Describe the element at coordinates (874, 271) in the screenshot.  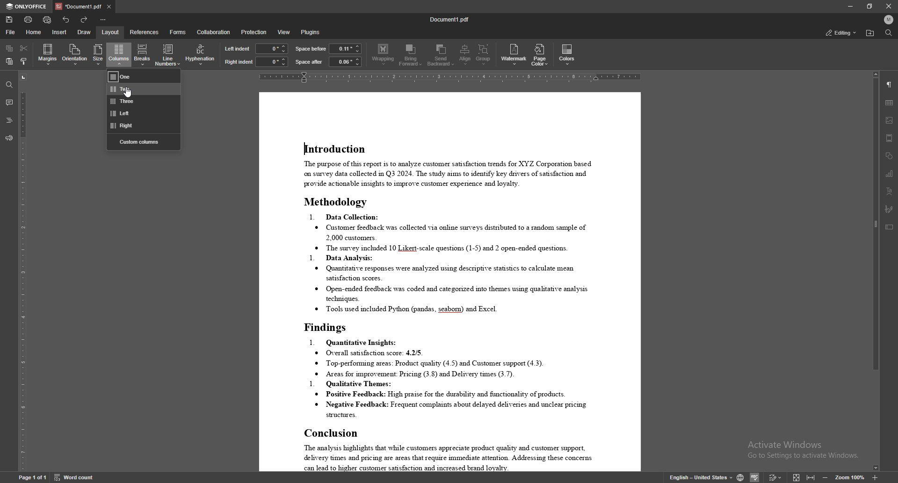
I see `scroll bar` at that location.